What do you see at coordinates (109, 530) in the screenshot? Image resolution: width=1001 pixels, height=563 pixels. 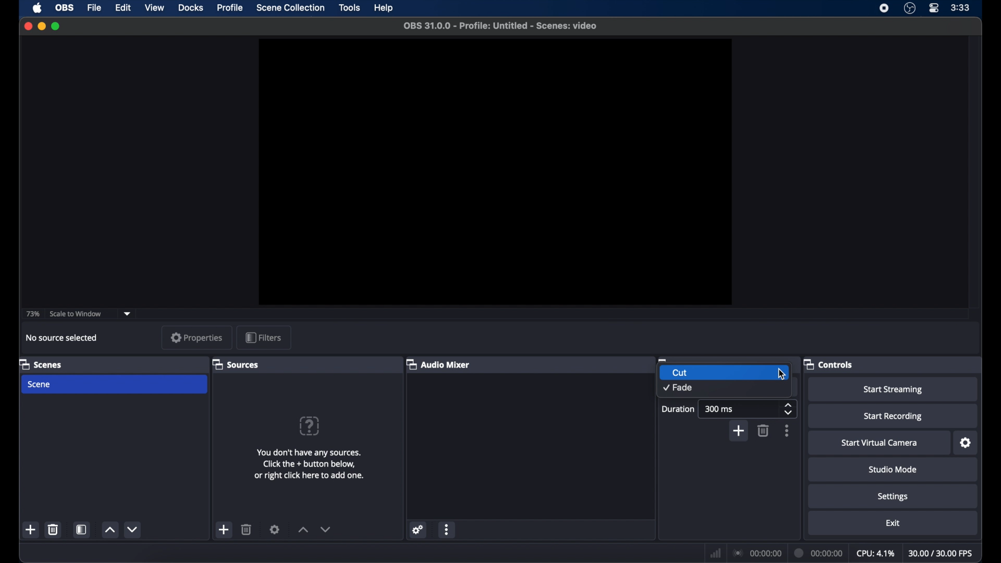 I see `up` at bounding box center [109, 530].